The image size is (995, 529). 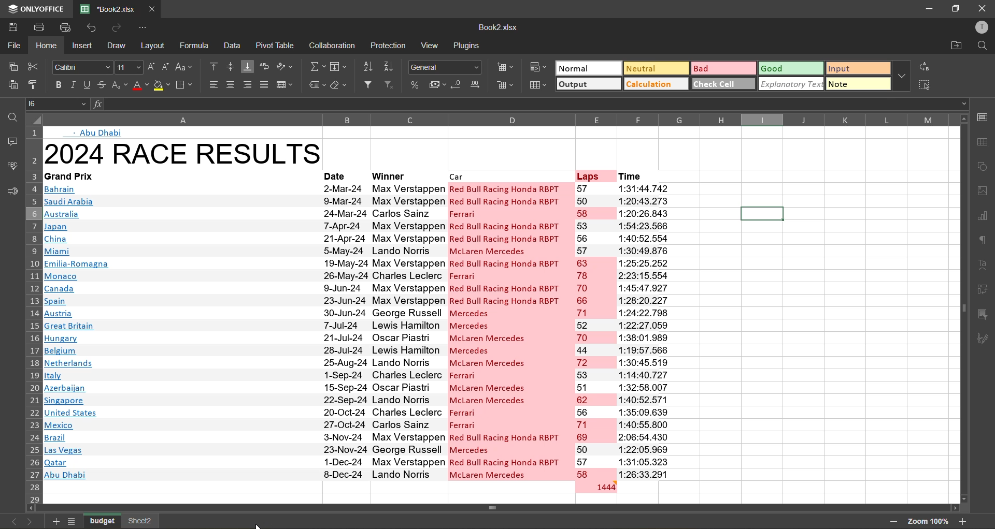 What do you see at coordinates (984, 242) in the screenshot?
I see `paragraph` at bounding box center [984, 242].